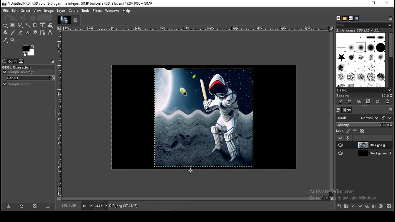 The image size is (395, 222). I want to click on color picker tool, so click(6, 40).